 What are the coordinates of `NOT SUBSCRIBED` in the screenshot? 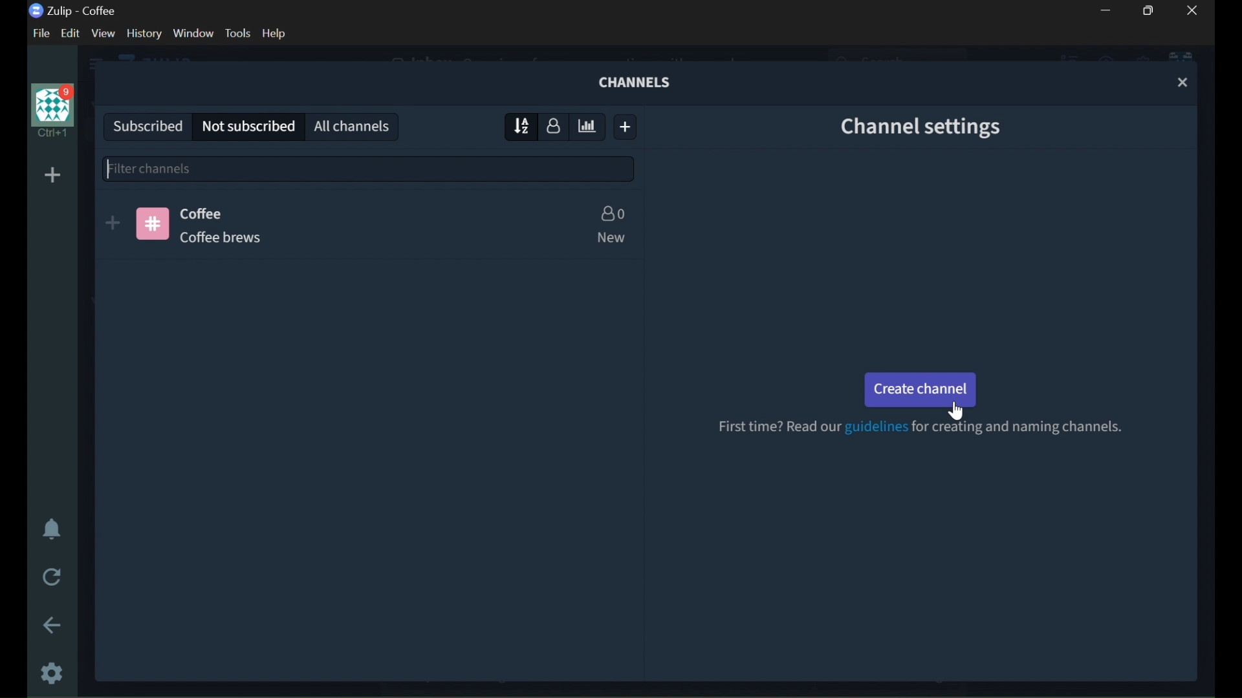 It's located at (248, 127).